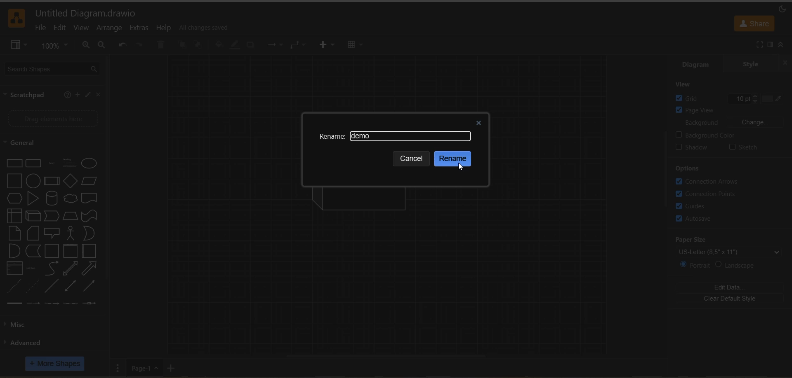 This screenshot has height=378, width=792. Describe the element at coordinates (183, 46) in the screenshot. I see `to front` at that location.